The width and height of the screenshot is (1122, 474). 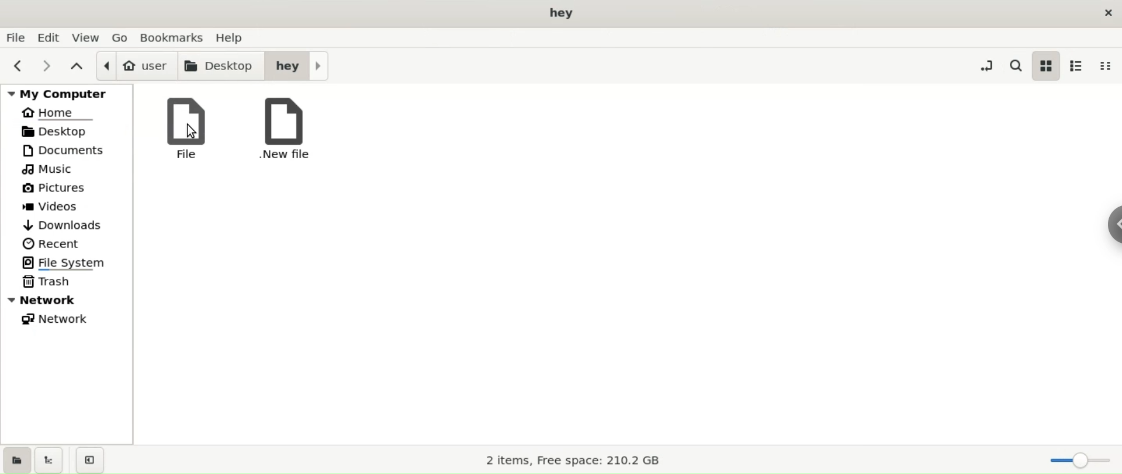 I want to click on bookmarks, so click(x=172, y=36).